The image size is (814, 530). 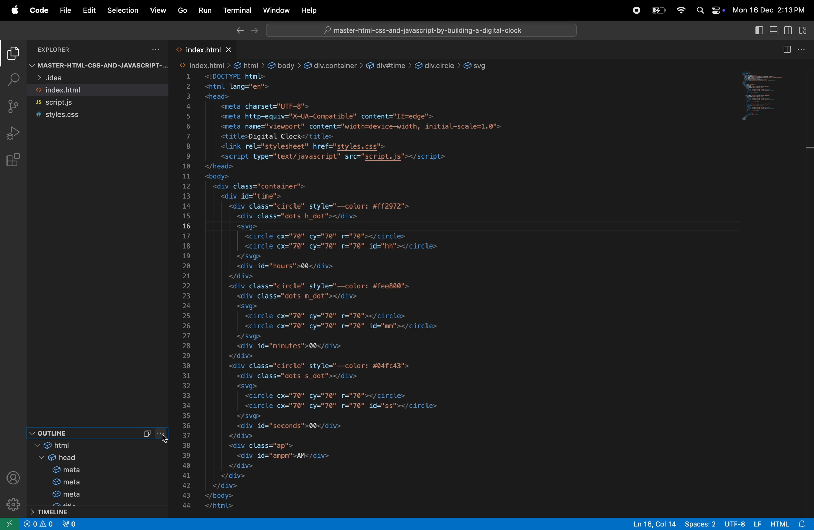 What do you see at coordinates (429, 30) in the screenshot?
I see `master-html-css-and-javascript-by-building-a-digital-clock` at bounding box center [429, 30].